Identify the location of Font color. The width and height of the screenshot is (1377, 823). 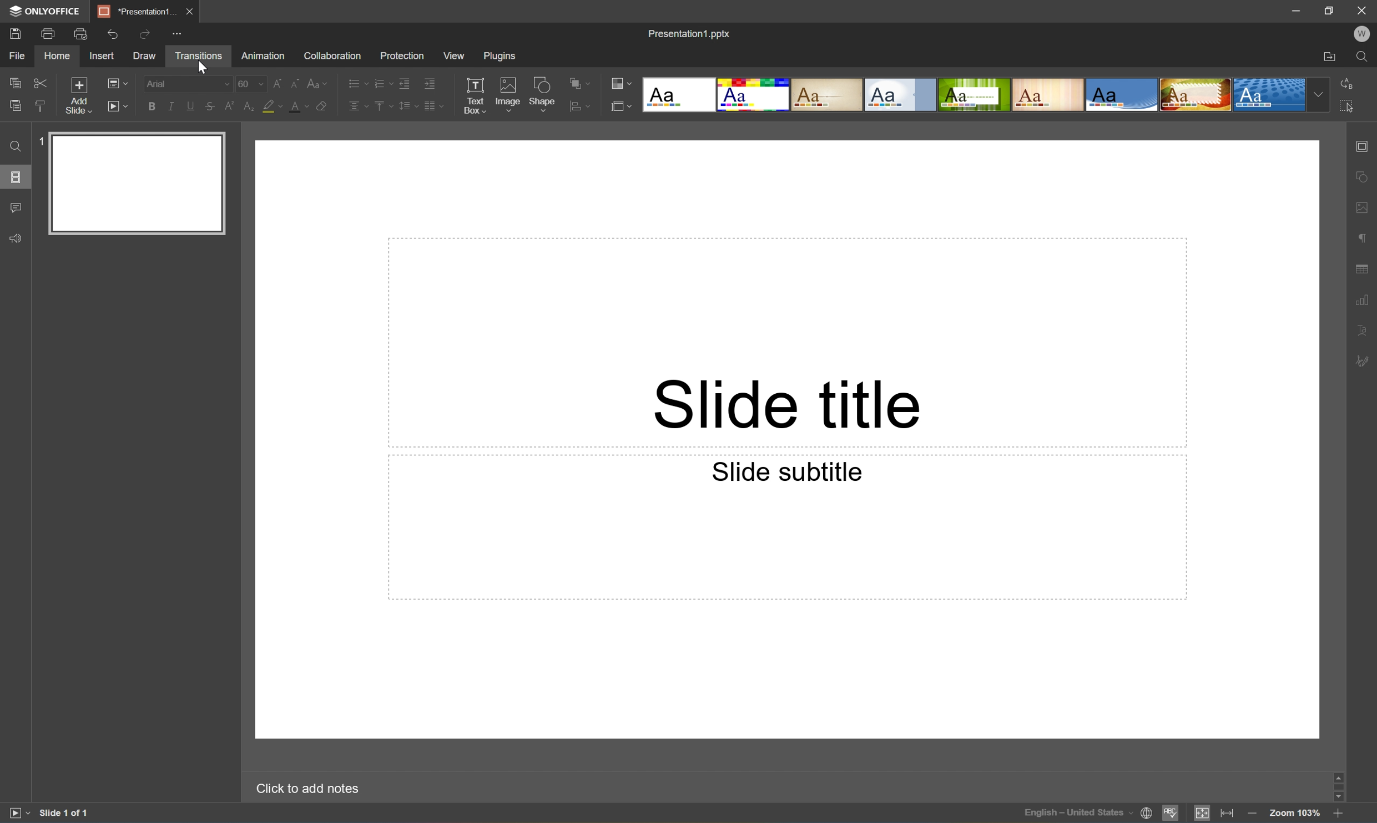
(298, 106).